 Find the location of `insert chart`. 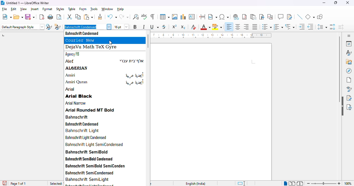

insert chart is located at coordinates (183, 17).